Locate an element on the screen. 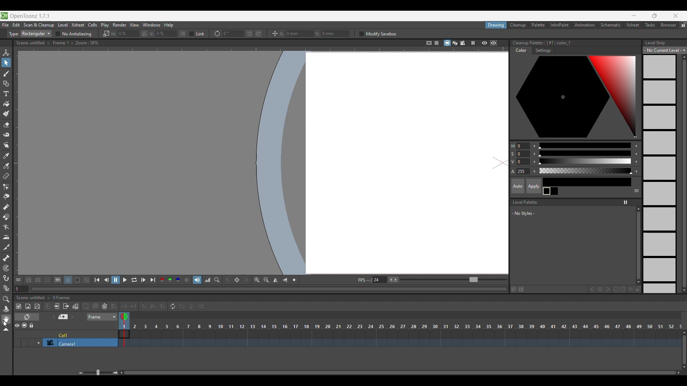 The height and width of the screenshot is (386, 687). Create blank drawing is located at coordinates (86, 306).